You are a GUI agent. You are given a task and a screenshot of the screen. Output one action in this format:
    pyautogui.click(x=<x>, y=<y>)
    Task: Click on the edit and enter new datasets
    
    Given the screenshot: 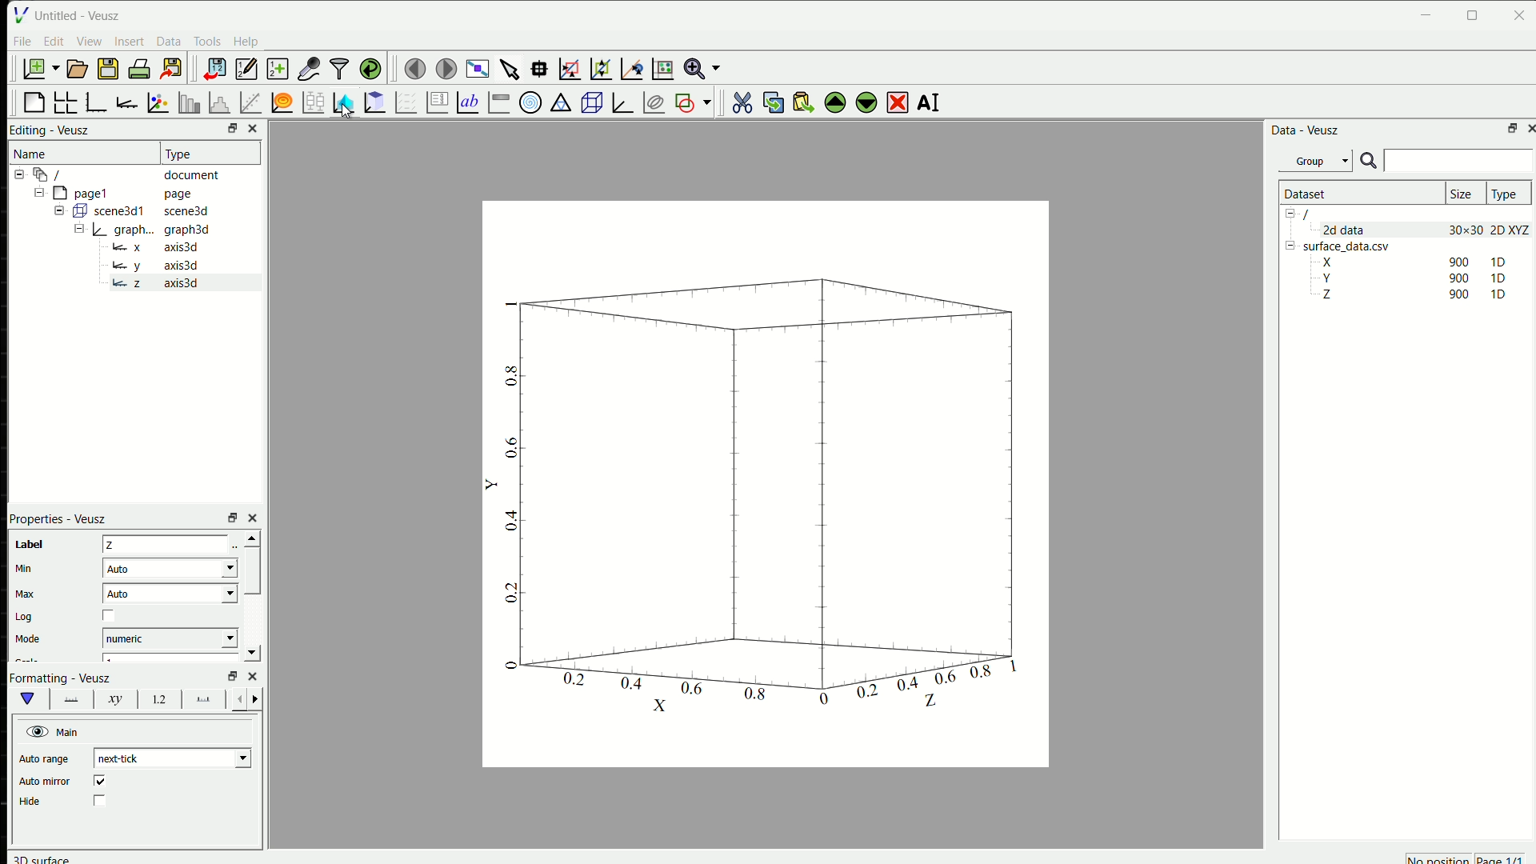 What is the action you would take?
    pyautogui.click(x=247, y=68)
    